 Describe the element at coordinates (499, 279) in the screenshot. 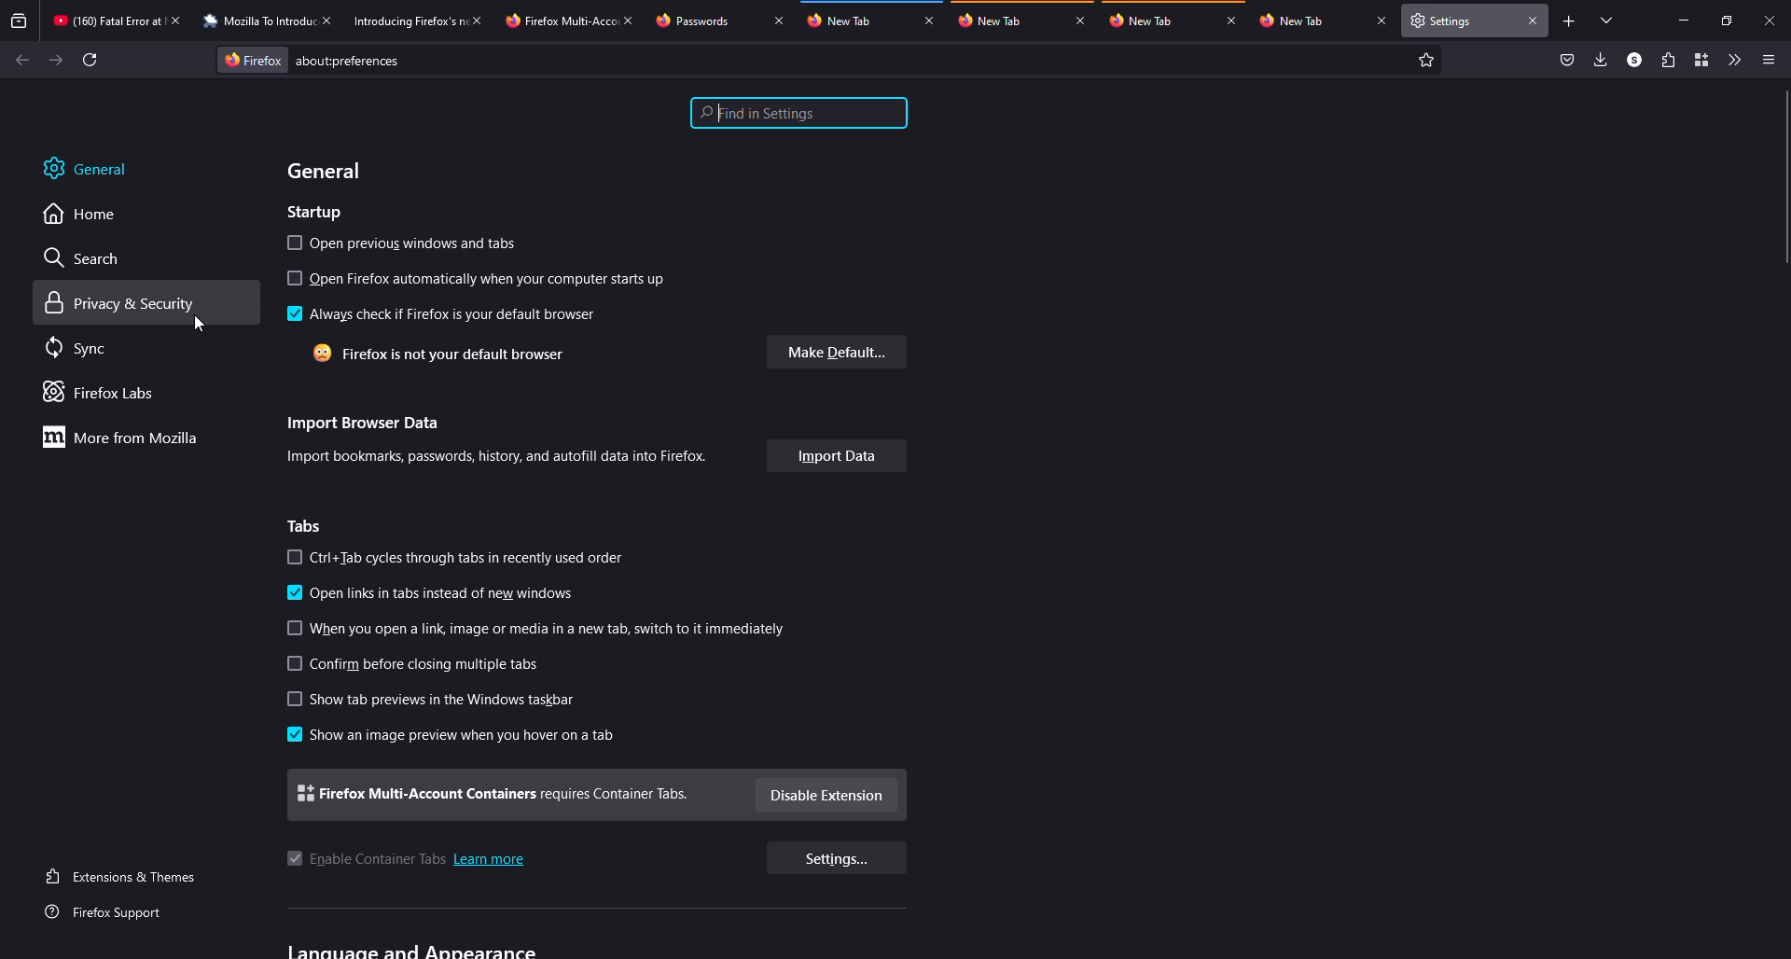

I see `open firefox automatically when your computer starts up` at that location.